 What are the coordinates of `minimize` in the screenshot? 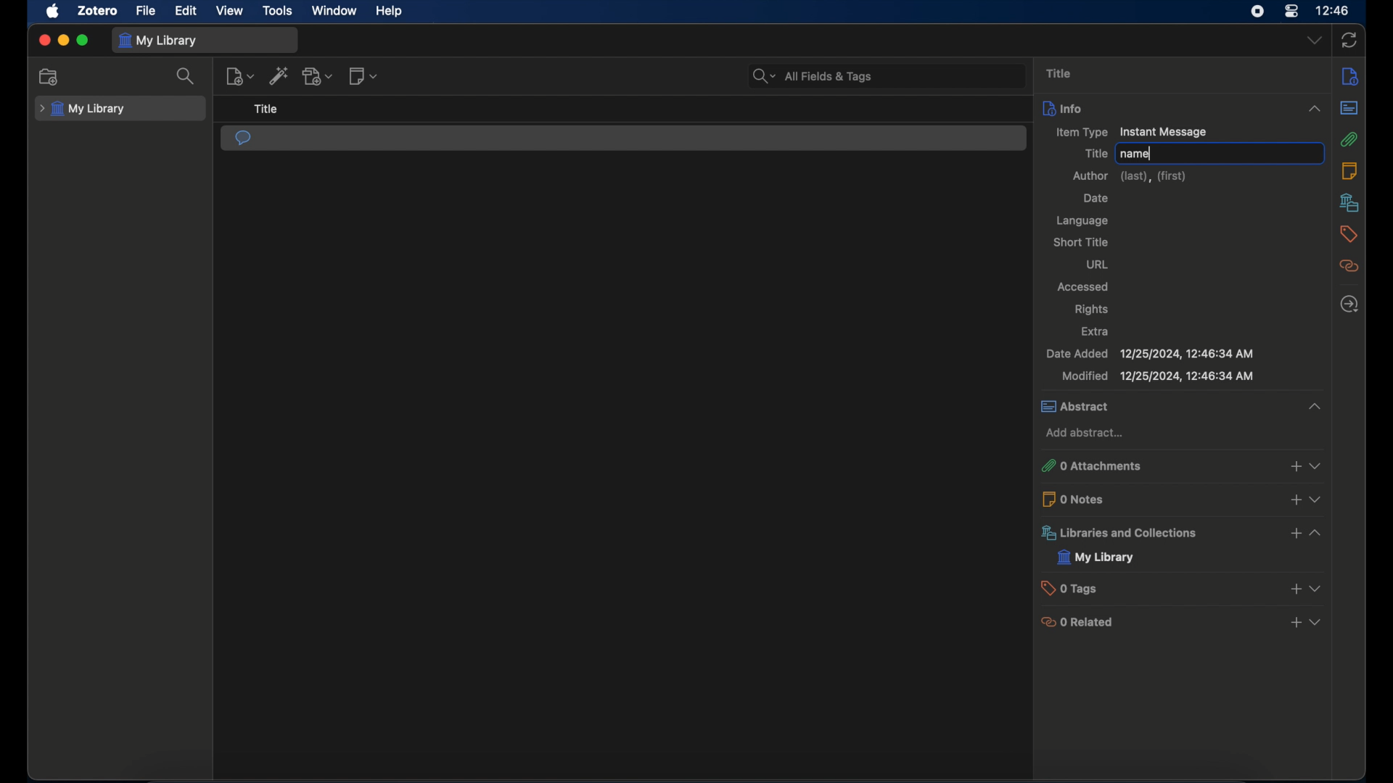 It's located at (62, 41).